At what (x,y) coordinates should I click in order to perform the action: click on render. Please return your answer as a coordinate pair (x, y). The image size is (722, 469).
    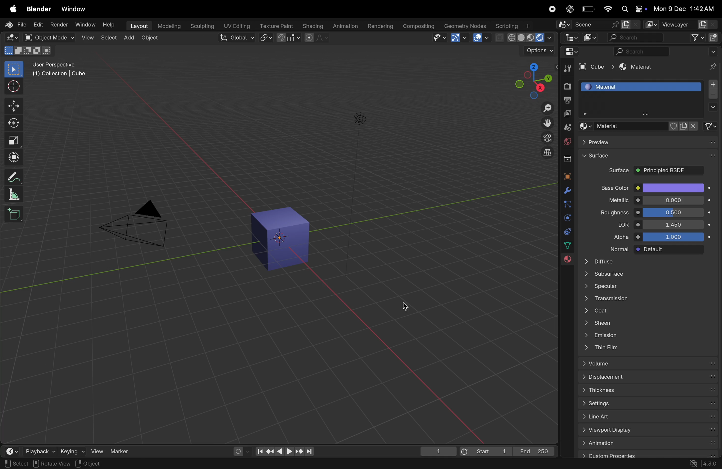
    Looking at the image, I should click on (59, 24).